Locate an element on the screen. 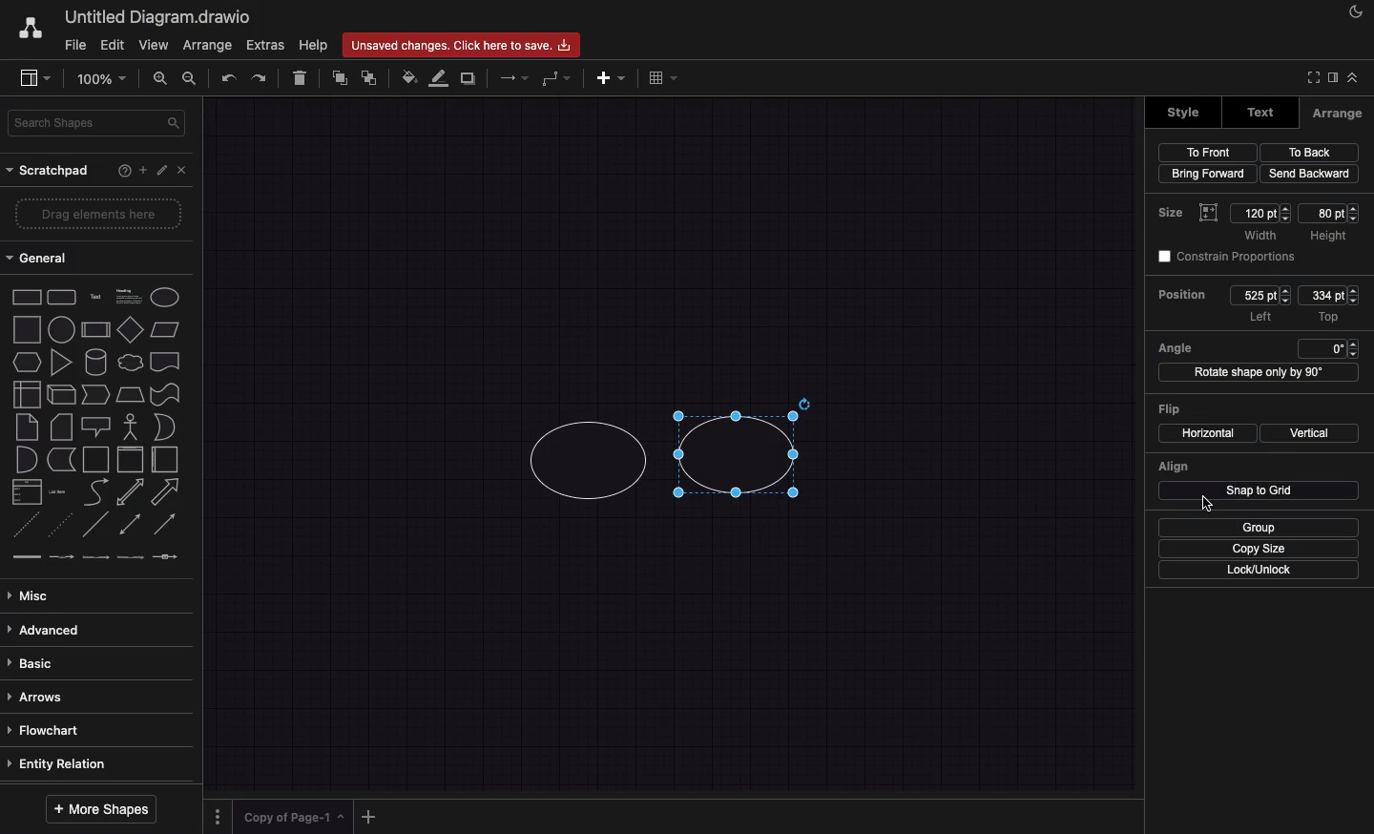 The width and height of the screenshot is (1374, 834). rectangle is located at coordinates (27, 297).